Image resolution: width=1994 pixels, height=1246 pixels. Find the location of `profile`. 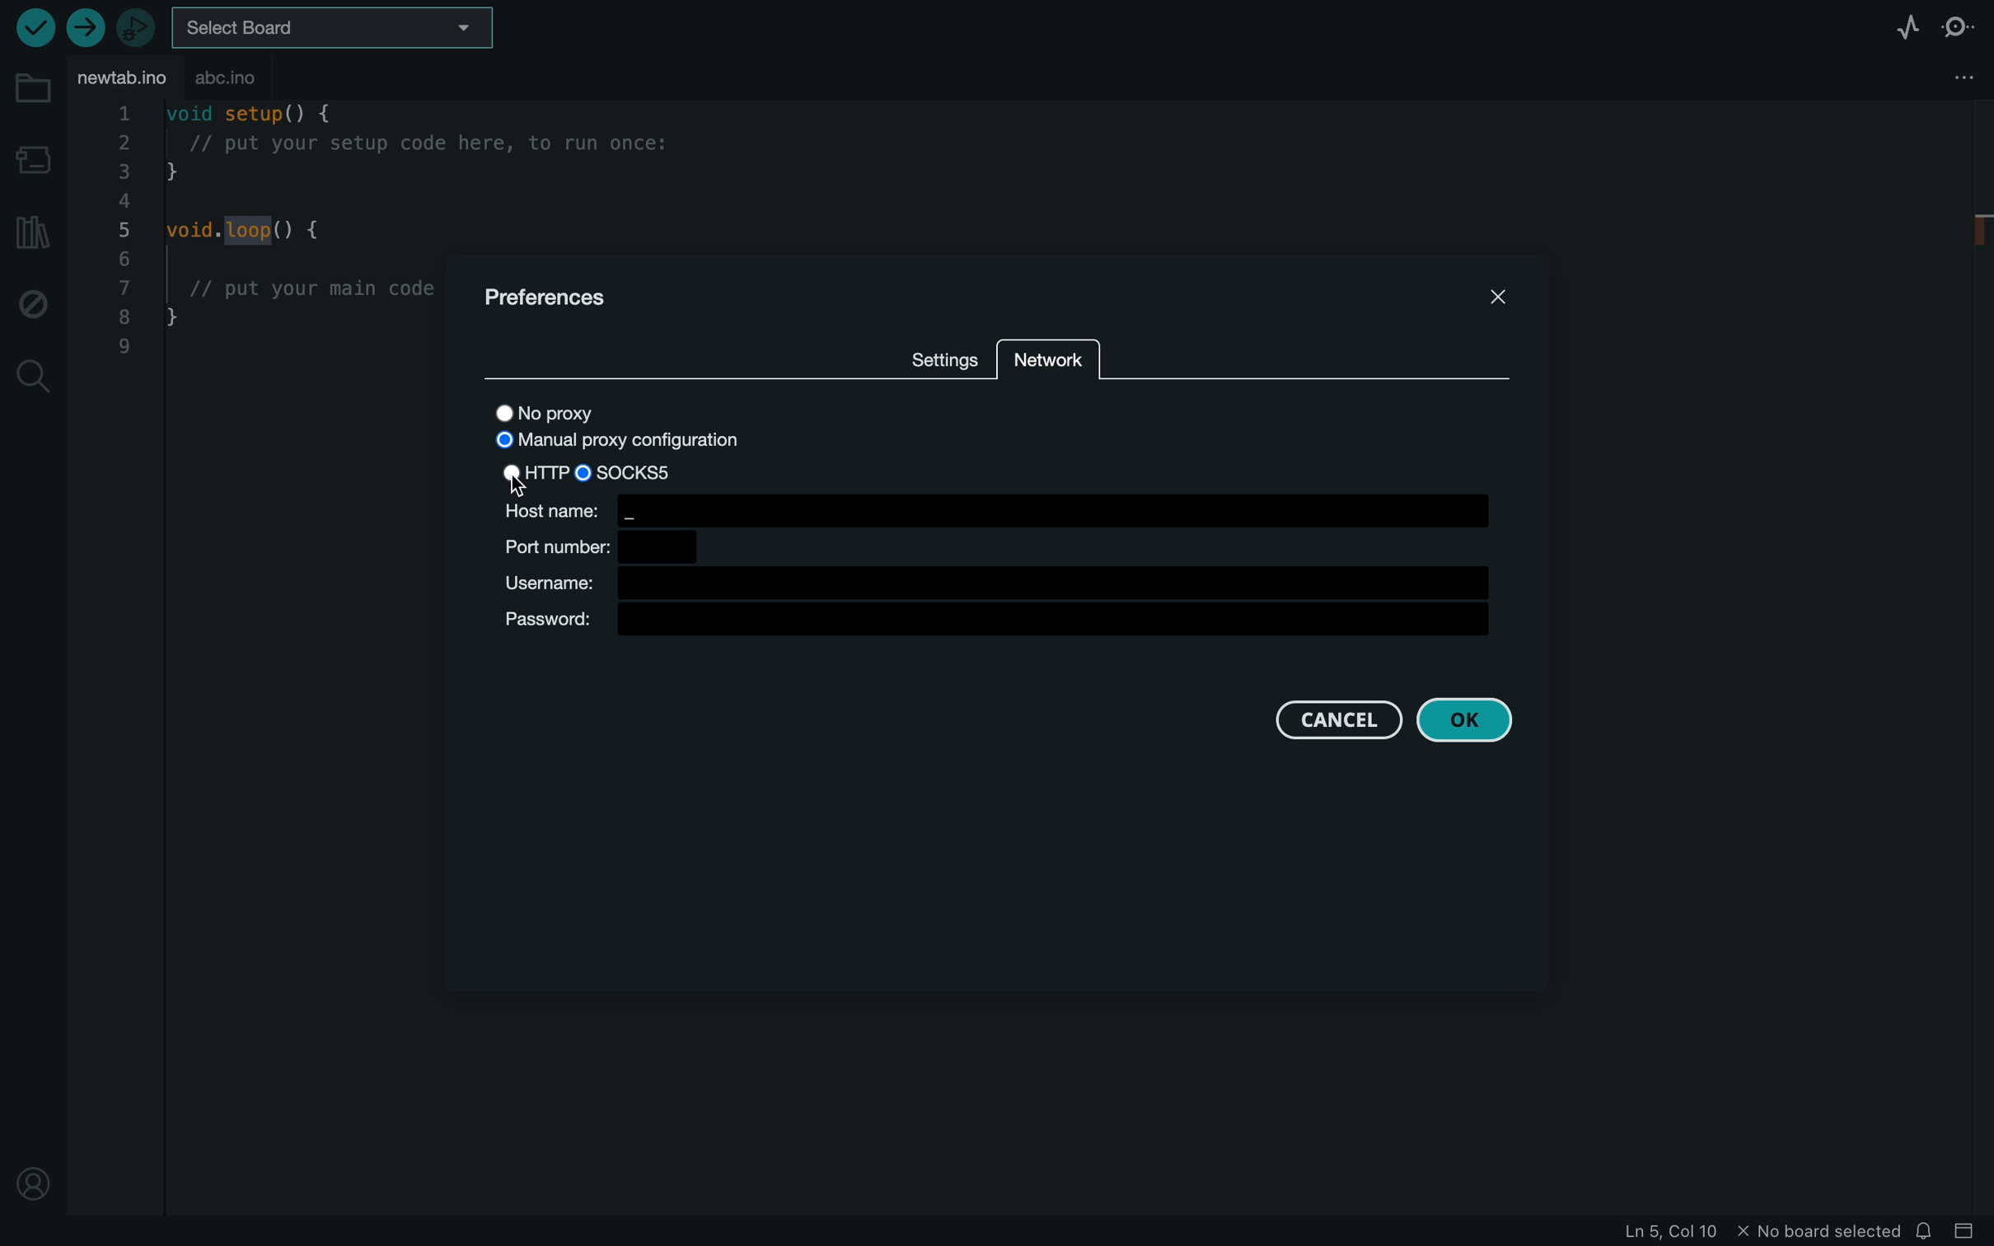

profile is located at coordinates (33, 1180).